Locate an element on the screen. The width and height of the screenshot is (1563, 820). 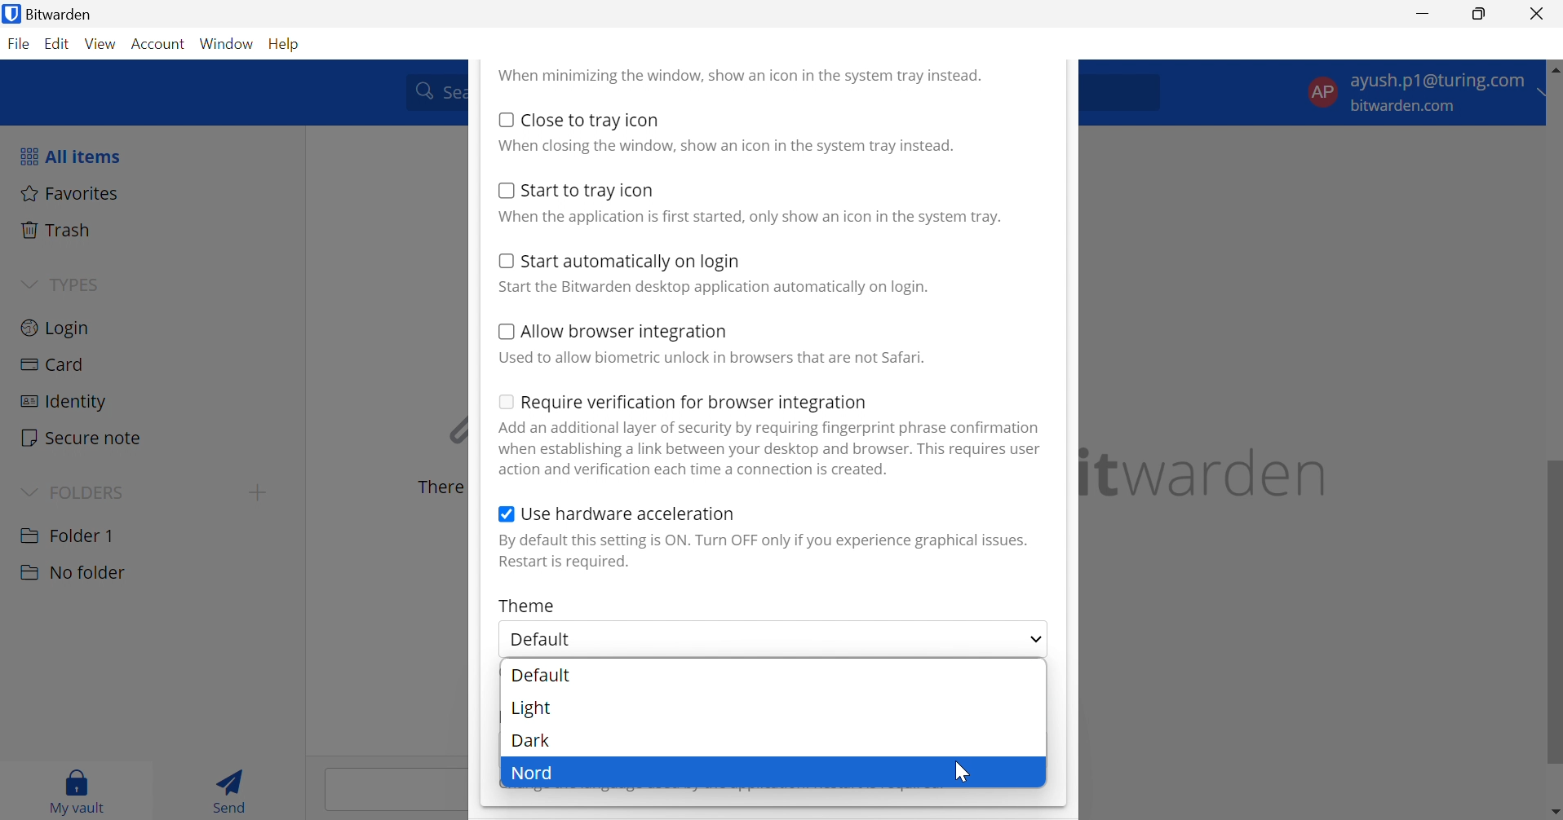
Scroll Bar is located at coordinates (1553, 436).